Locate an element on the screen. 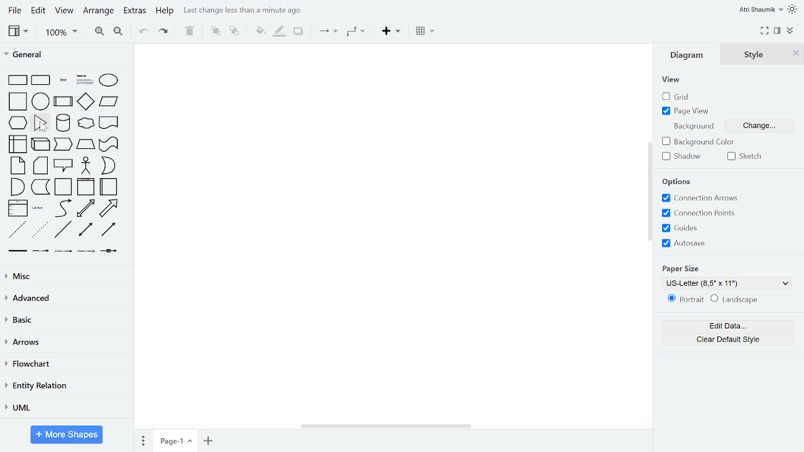  tape is located at coordinates (107, 146).